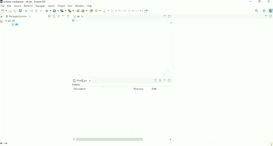  What do you see at coordinates (26, 10) in the screenshot?
I see `Skip All Breakpoints` at bounding box center [26, 10].